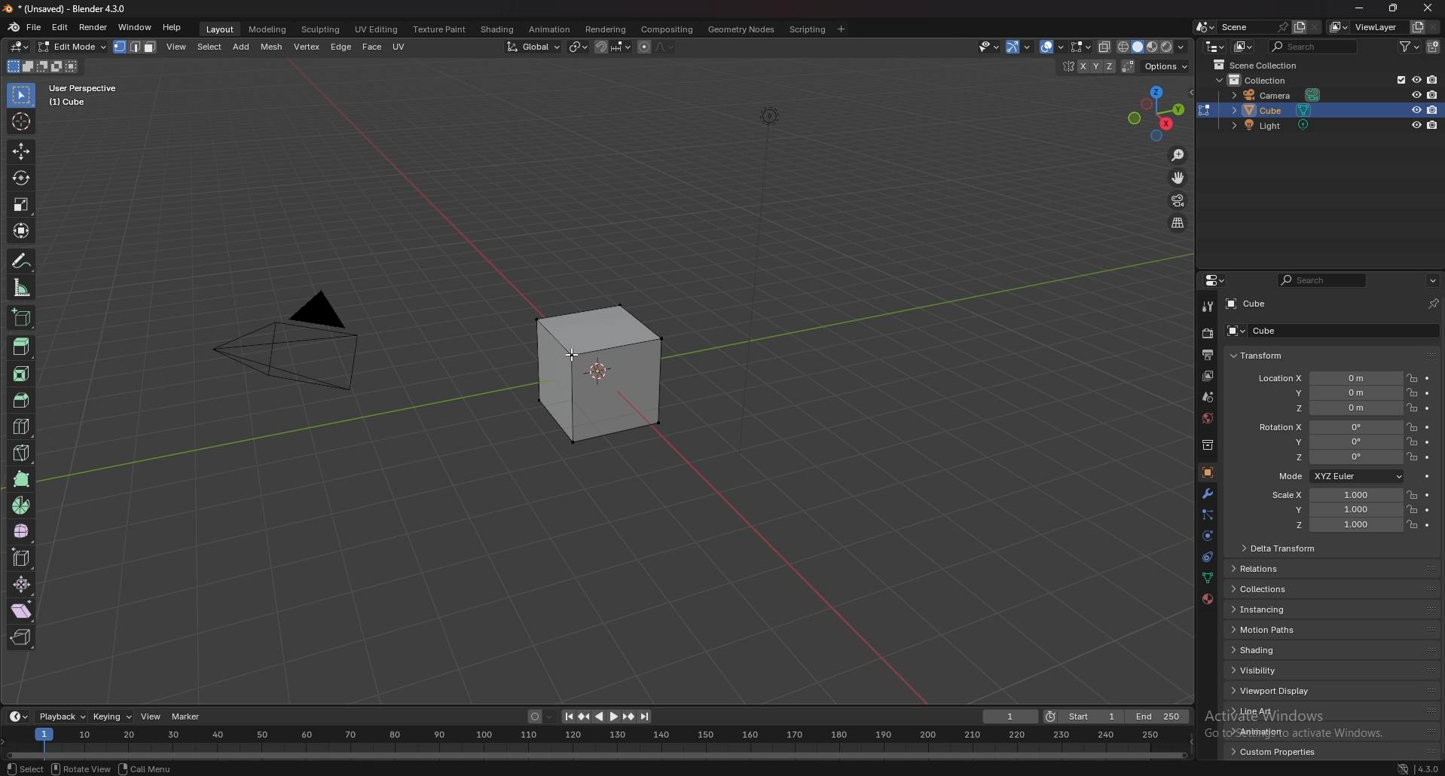  Describe the element at coordinates (20, 610) in the screenshot. I see `shear` at that location.